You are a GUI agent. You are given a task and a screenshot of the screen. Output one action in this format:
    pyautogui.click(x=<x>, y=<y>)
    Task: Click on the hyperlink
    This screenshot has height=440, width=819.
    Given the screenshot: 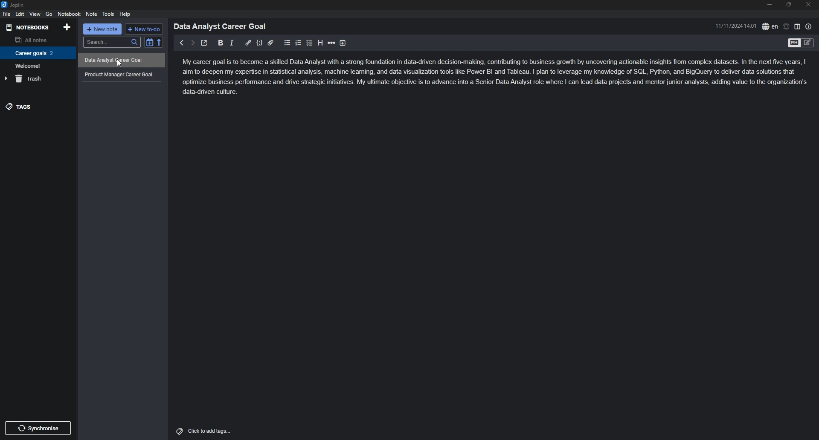 What is the action you would take?
    pyautogui.click(x=248, y=43)
    